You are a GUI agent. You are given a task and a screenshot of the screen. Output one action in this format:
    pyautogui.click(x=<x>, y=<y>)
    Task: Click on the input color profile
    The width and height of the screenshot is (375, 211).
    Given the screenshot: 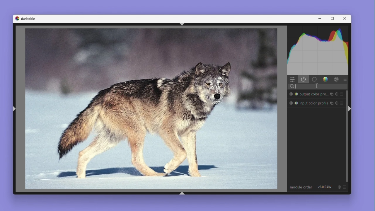 What is the action you would take?
    pyautogui.click(x=314, y=103)
    